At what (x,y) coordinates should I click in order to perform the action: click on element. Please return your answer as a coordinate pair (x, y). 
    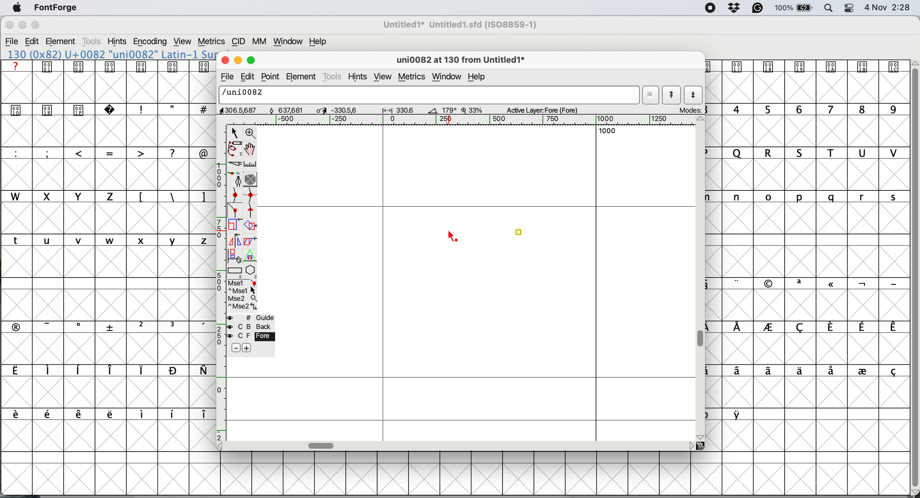
    Looking at the image, I should click on (61, 42).